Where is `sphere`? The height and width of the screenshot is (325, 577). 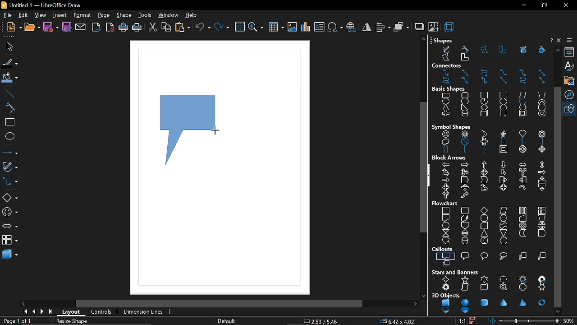
sphere is located at coordinates (465, 302).